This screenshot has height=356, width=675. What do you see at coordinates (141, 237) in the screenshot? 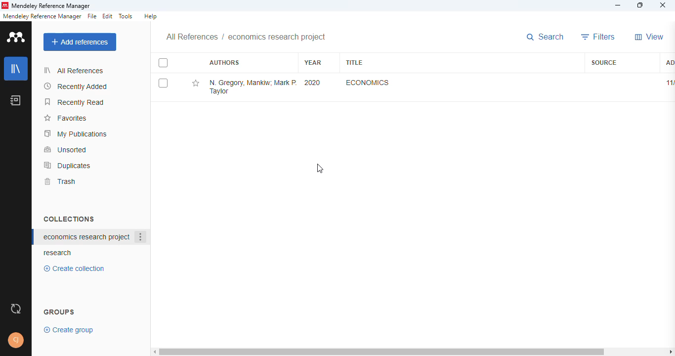
I see `more option` at bounding box center [141, 237].